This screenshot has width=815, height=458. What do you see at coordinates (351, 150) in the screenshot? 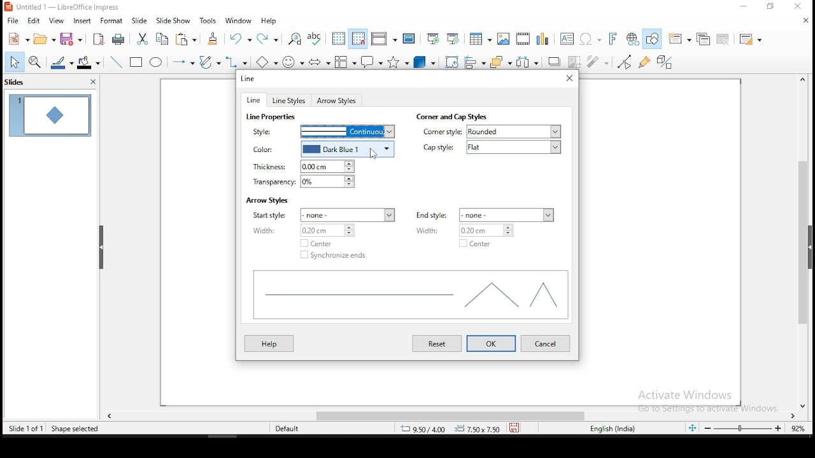
I see `dark blue` at bounding box center [351, 150].